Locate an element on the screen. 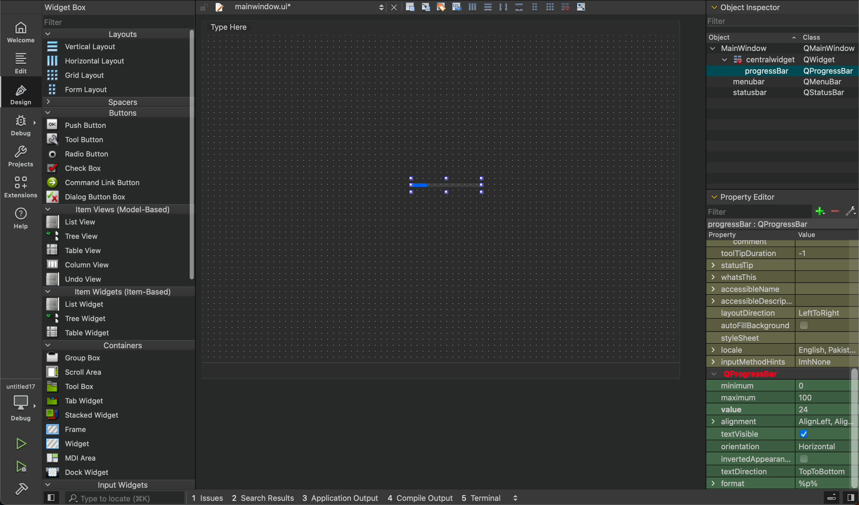 Image resolution: width=859 pixels, height=505 pixels. format is located at coordinates (777, 484).